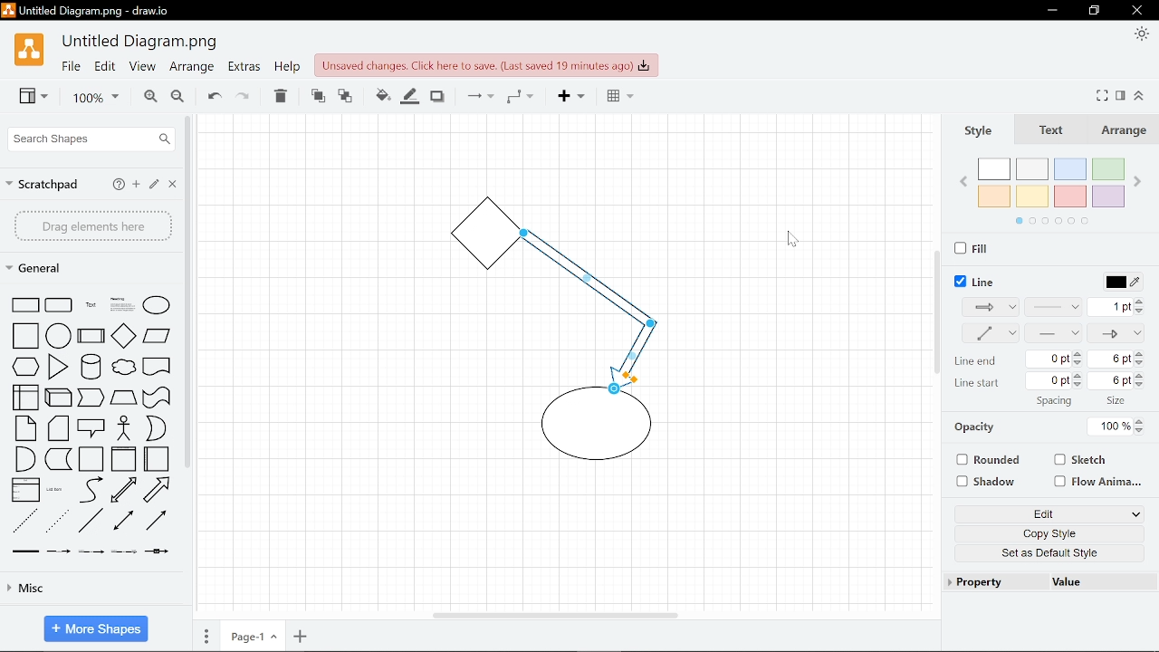  Describe the element at coordinates (974, 246) in the screenshot. I see `fill` at that location.